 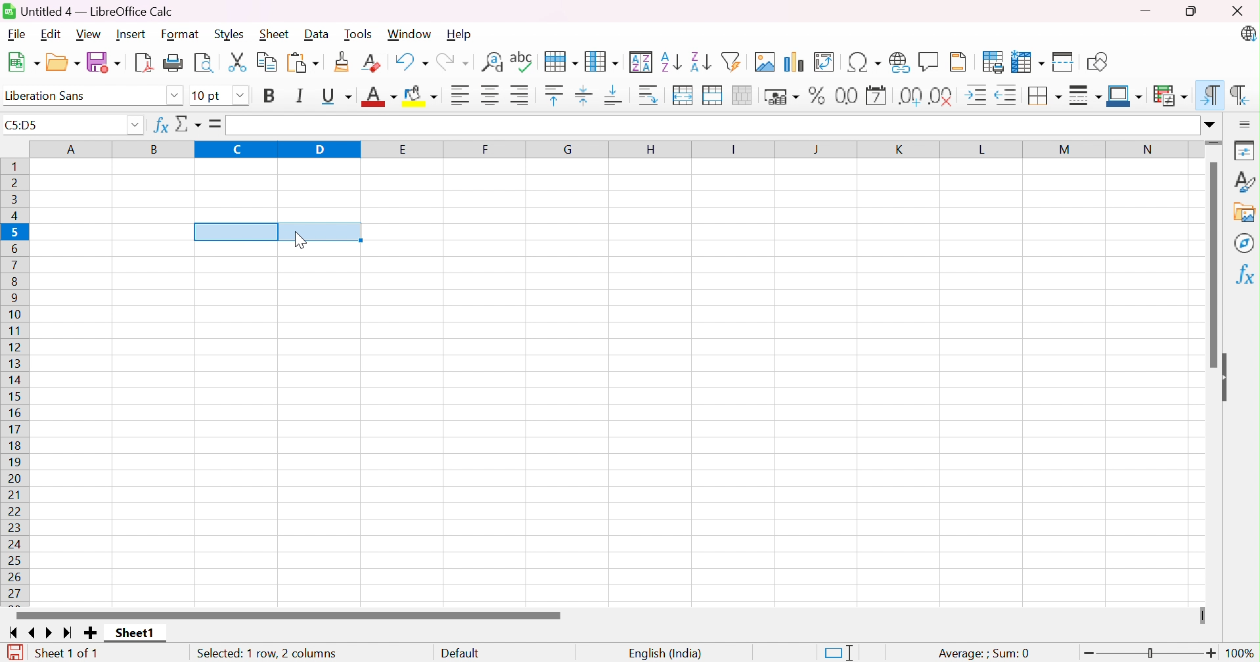 What do you see at coordinates (461, 35) in the screenshot?
I see `Help` at bounding box center [461, 35].